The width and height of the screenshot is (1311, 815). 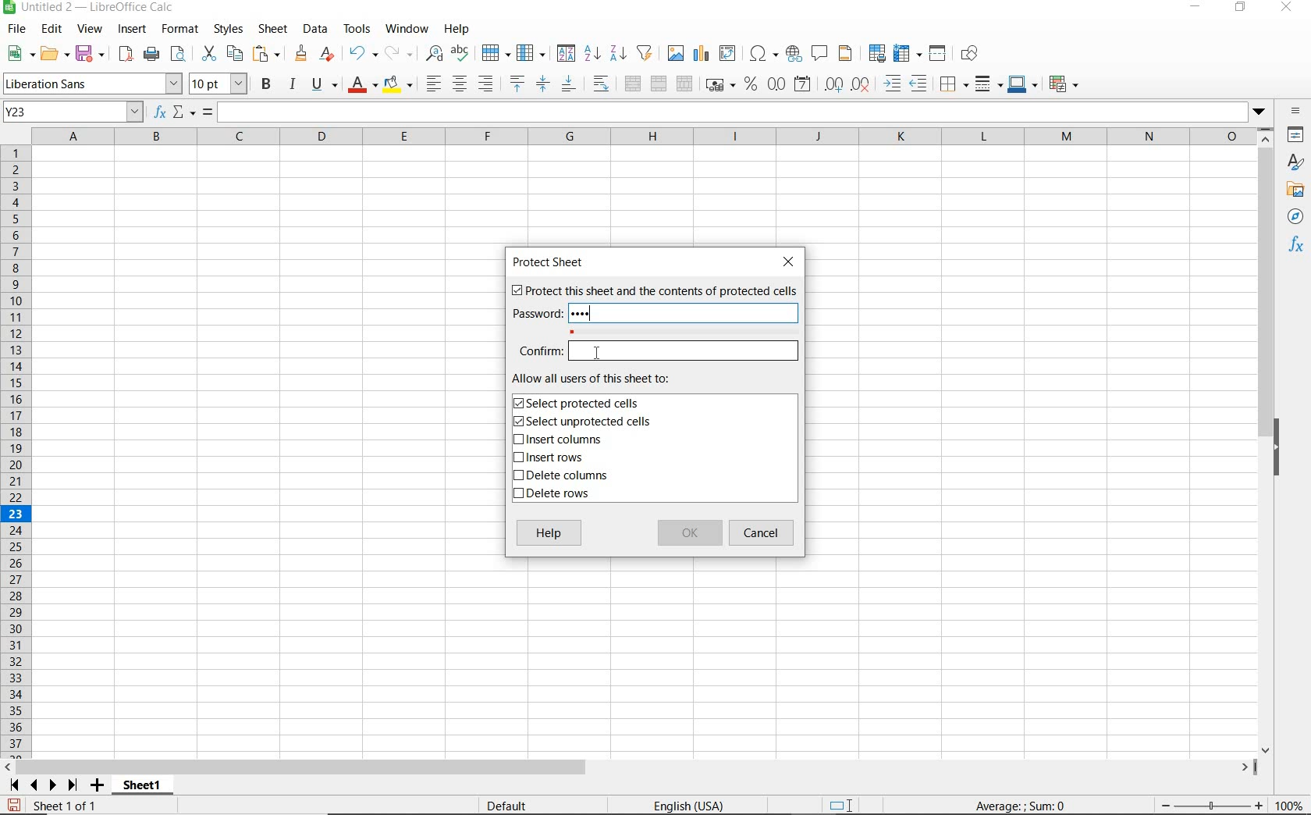 I want to click on INSERT ROWS, so click(x=554, y=458).